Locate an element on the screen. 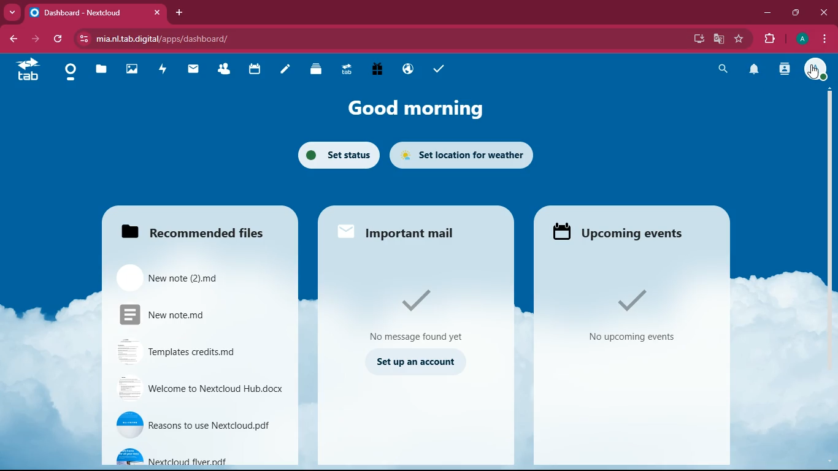 Image resolution: width=838 pixels, height=471 pixels. public is located at coordinates (407, 70).